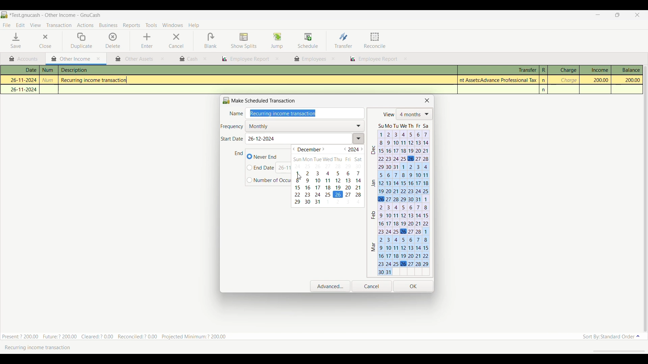 The height and width of the screenshot is (364, 648). What do you see at coordinates (25, 59) in the screenshot?
I see `Accounts` at bounding box center [25, 59].